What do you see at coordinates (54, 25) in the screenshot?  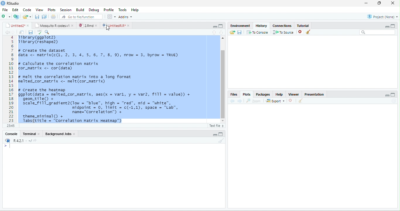 I see `mosquito R codes v1` at bounding box center [54, 25].